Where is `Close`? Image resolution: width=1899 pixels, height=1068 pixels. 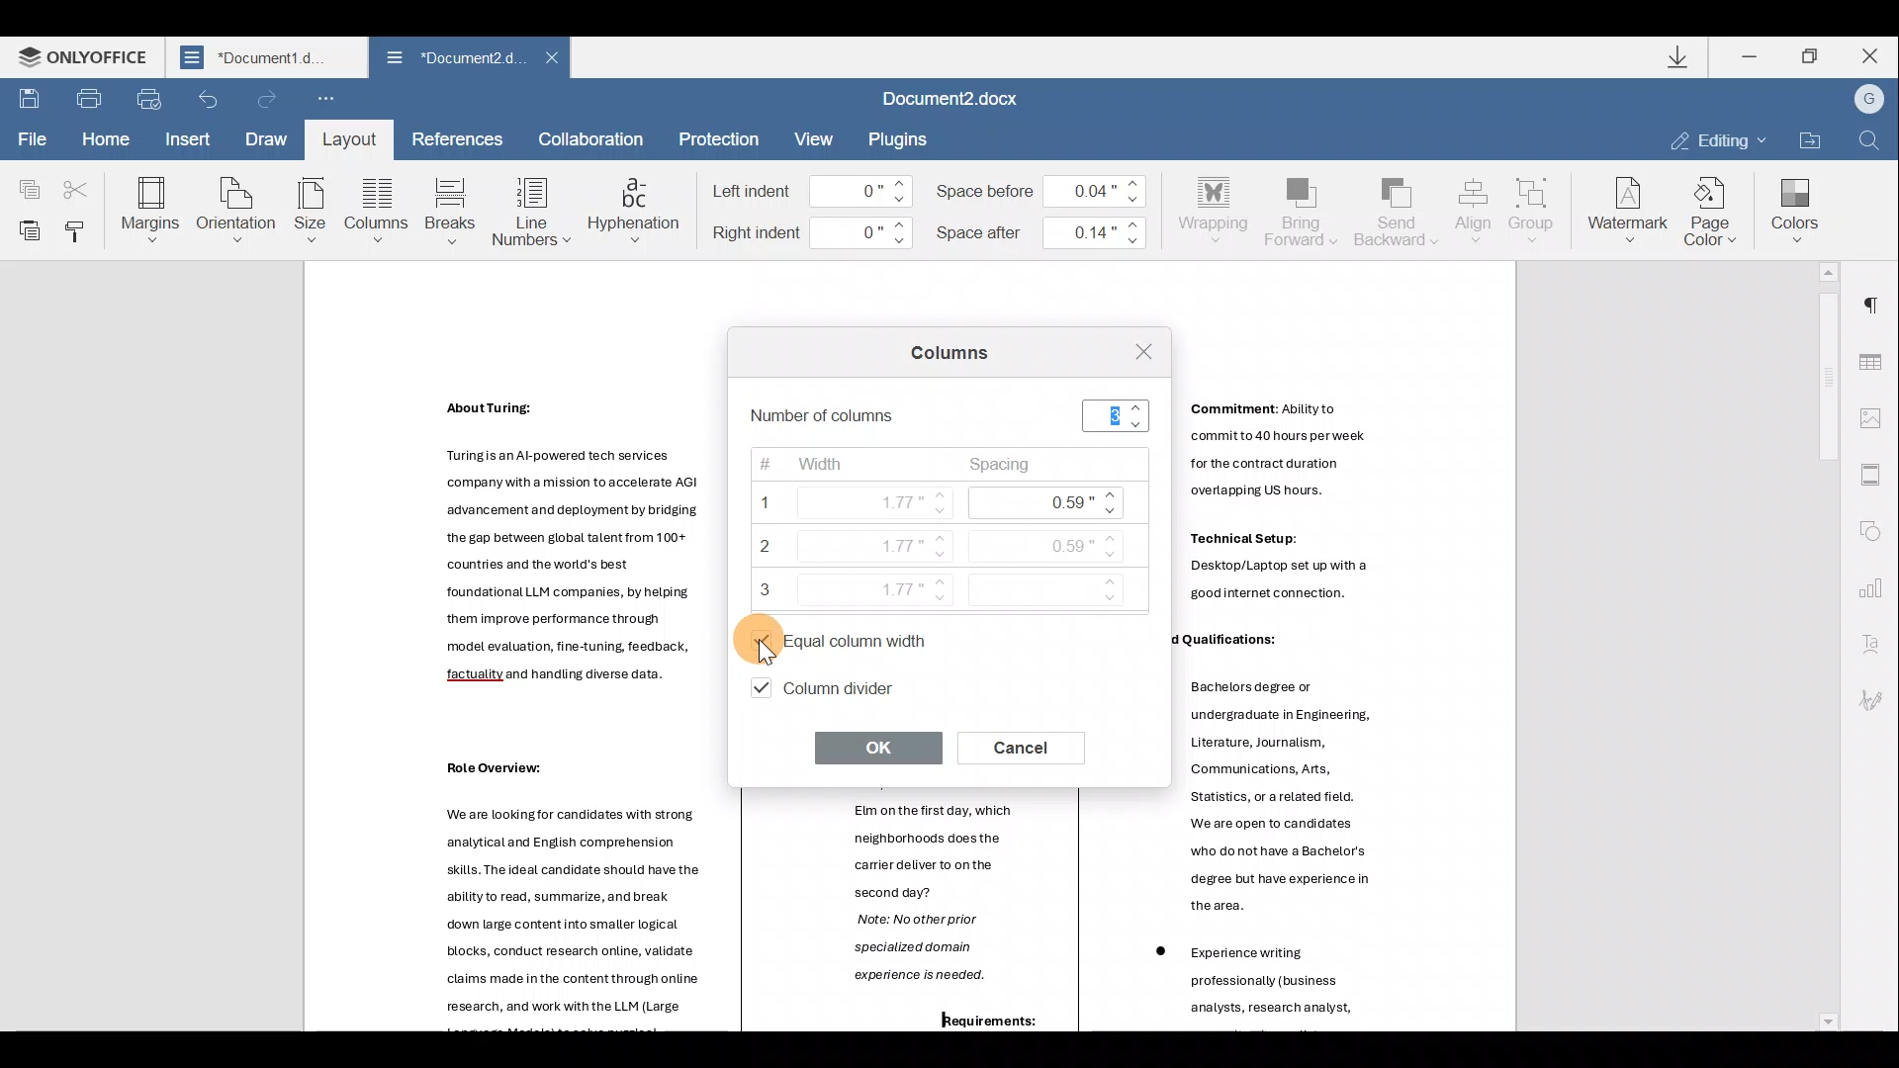 Close is located at coordinates (1134, 350).